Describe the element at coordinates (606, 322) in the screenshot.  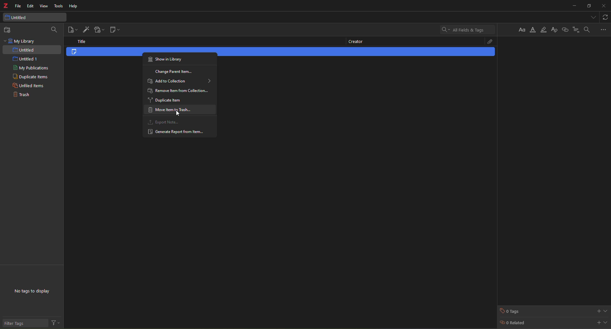
I see `expand` at that location.